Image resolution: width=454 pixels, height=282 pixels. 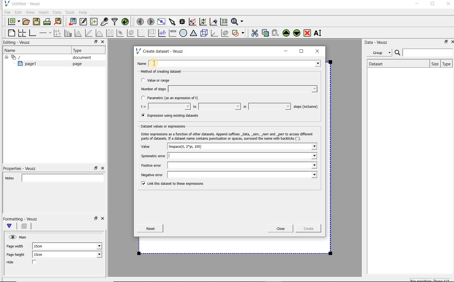 What do you see at coordinates (239, 32) in the screenshot?
I see `add a shape to the plot` at bounding box center [239, 32].